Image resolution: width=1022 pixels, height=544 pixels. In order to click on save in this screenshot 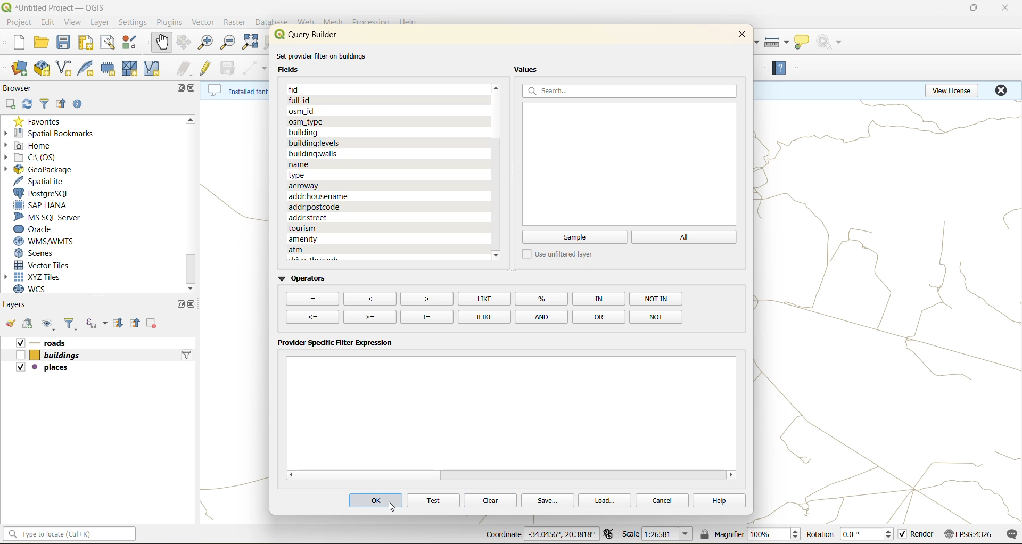, I will do `click(547, 501)`.